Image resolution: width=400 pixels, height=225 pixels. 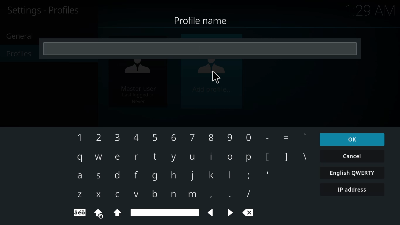 I want to click on x, so click(x=99, y=195).